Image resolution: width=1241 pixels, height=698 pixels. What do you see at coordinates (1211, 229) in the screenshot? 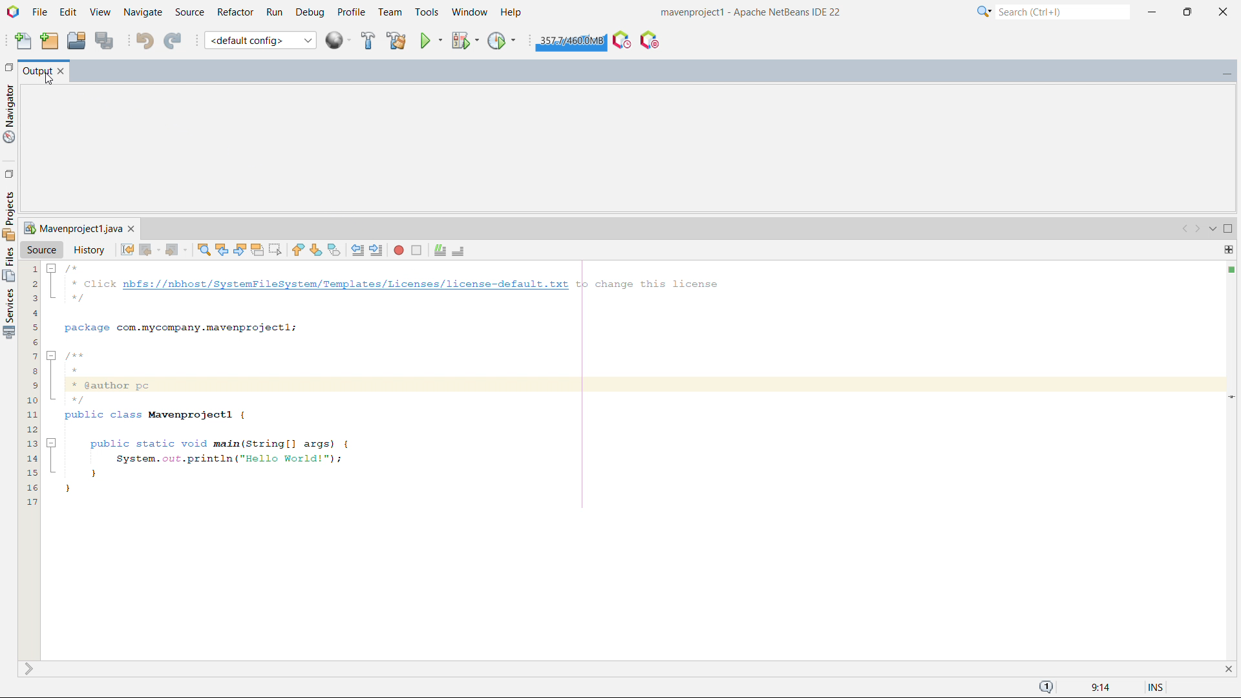
I see `show opened documents` at bounding box center [1211, 229].